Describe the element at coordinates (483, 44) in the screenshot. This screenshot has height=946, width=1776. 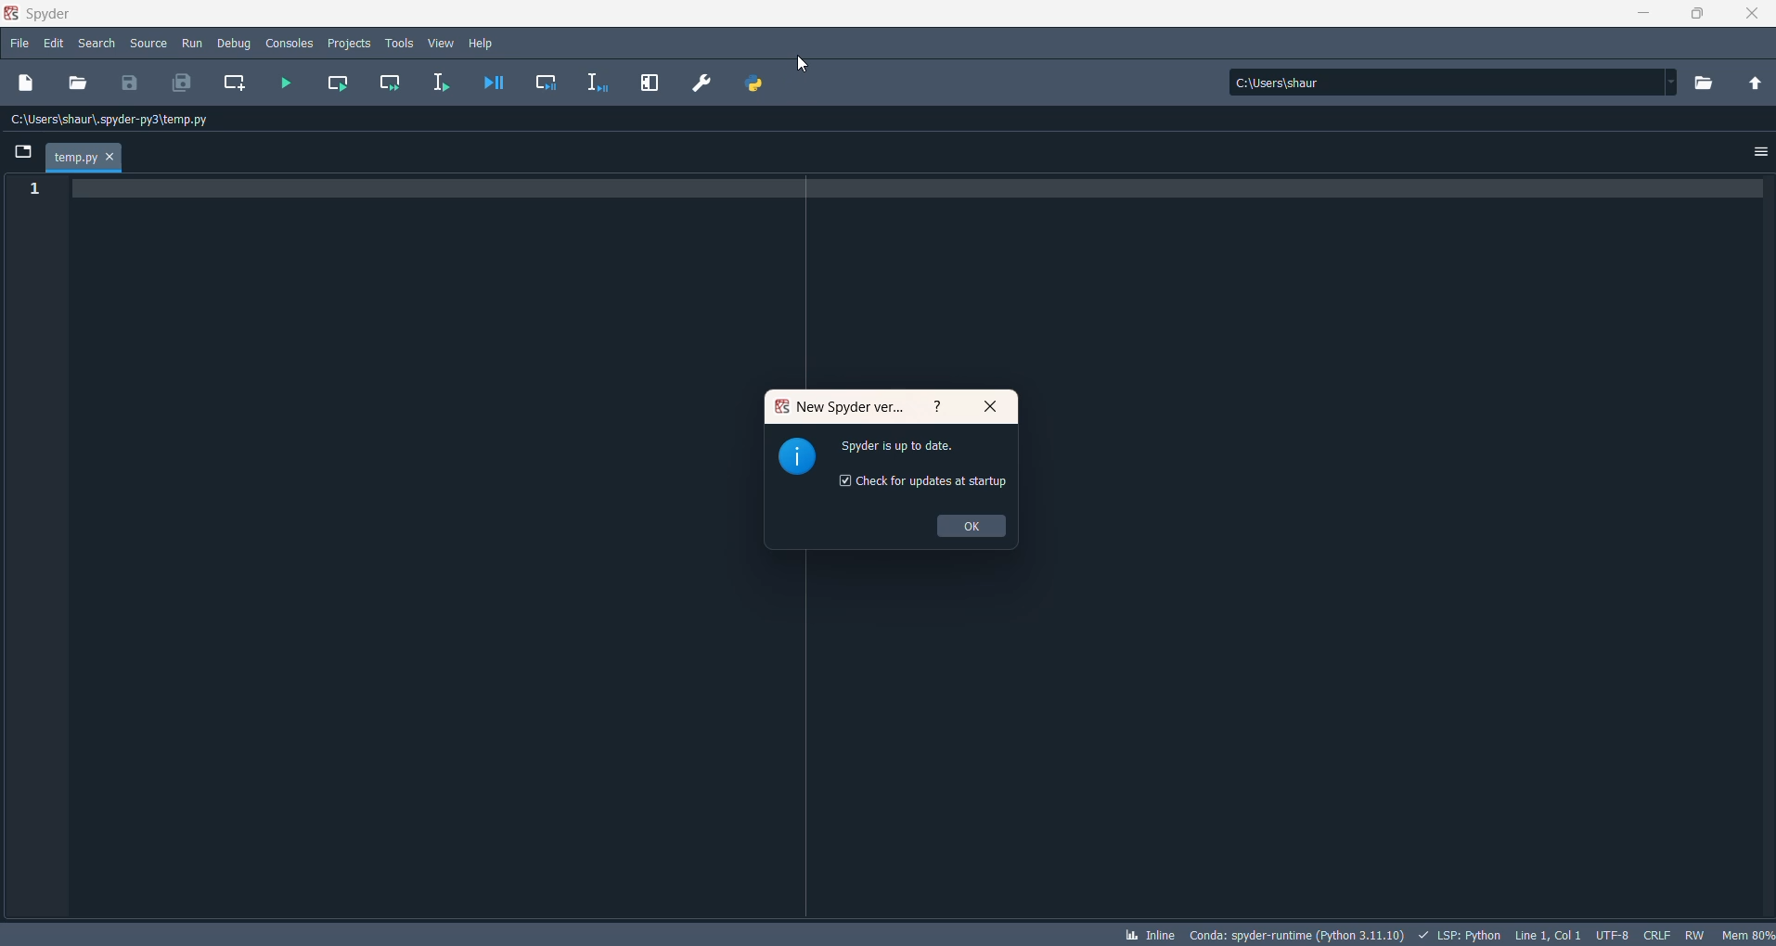
I see `help` at that location.